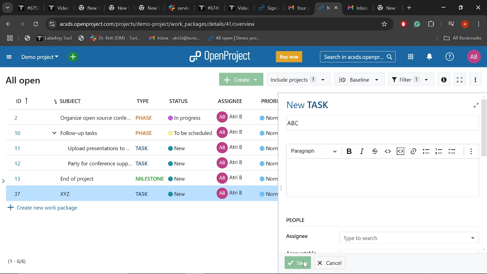 The image size is (487, 274). What do you see at coordinates (140, 100) in the screenshot?
I see `Type` at bounding box center [140, 100].